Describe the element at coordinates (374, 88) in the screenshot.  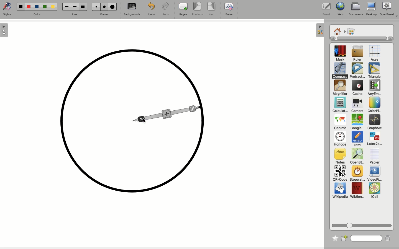
I see `Any` at that location.